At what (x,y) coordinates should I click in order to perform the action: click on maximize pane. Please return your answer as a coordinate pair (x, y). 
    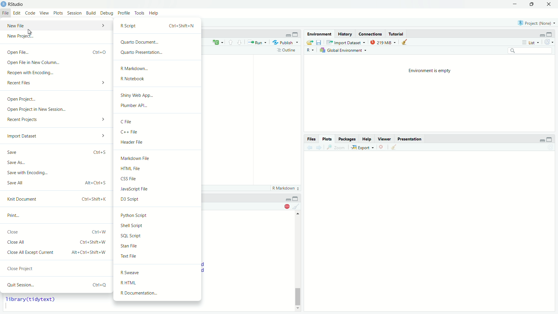
    Looking at the image, I should click on (297, 34).